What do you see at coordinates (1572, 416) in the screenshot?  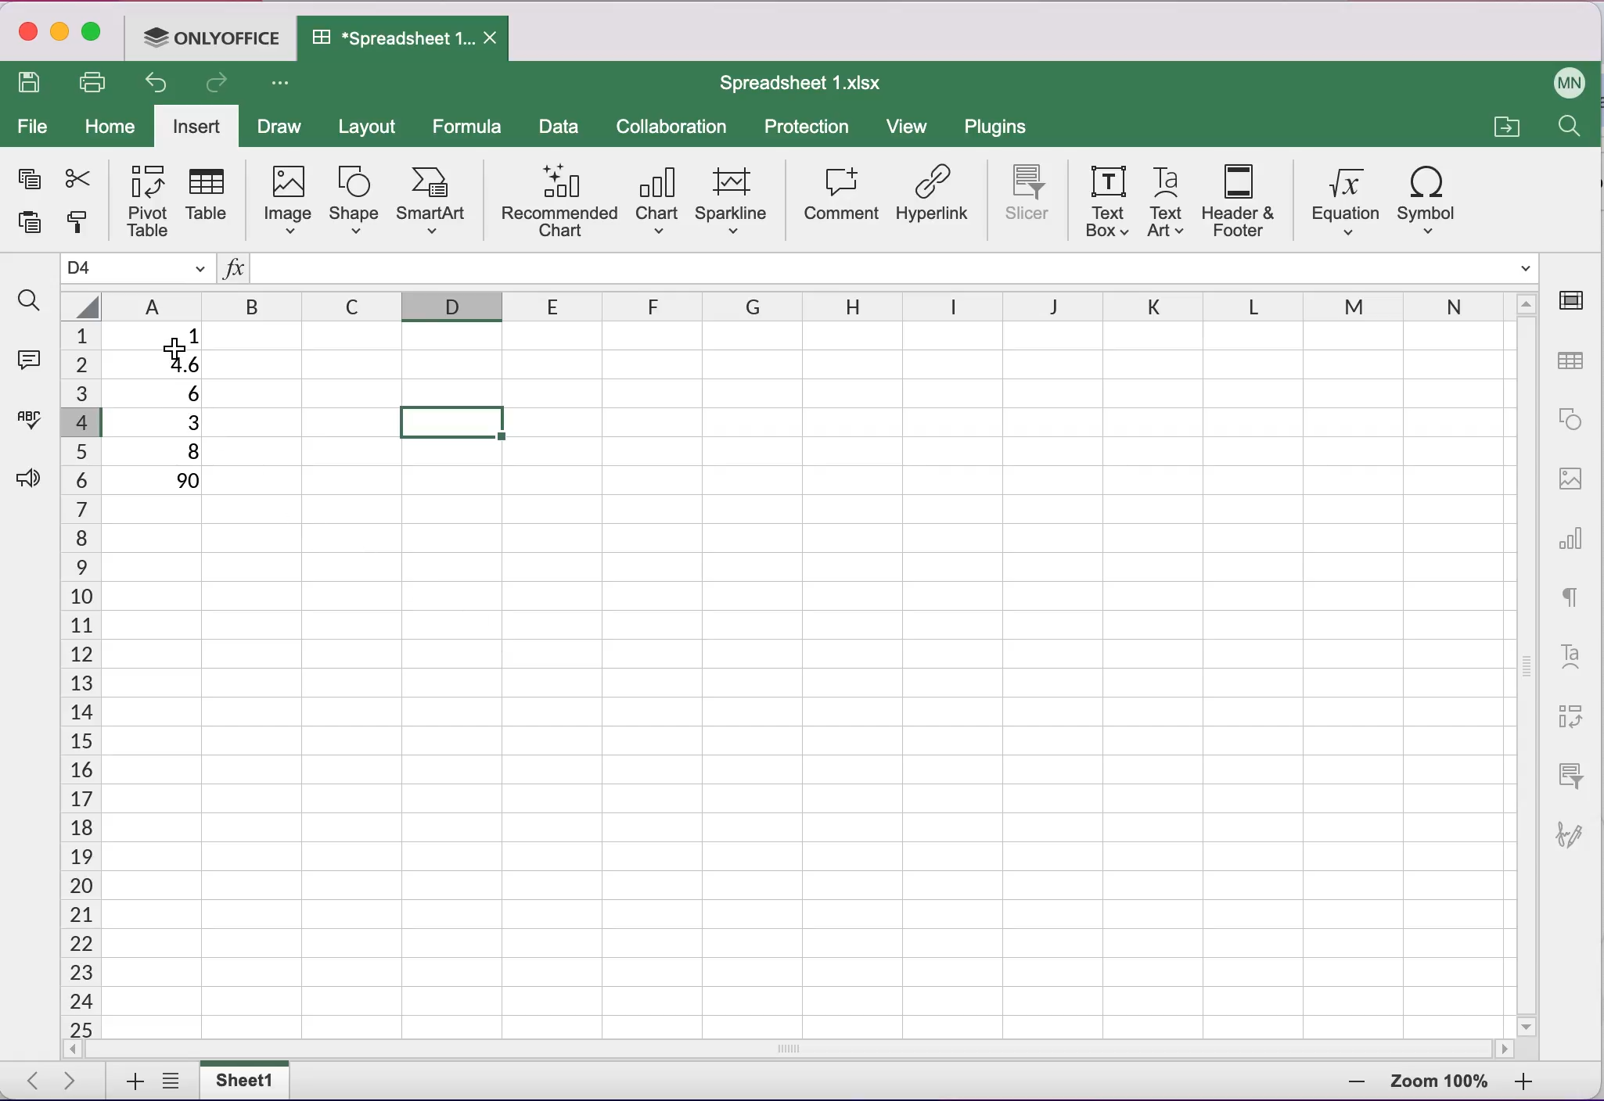 I see `shape` at bounding box center [1572, 416].